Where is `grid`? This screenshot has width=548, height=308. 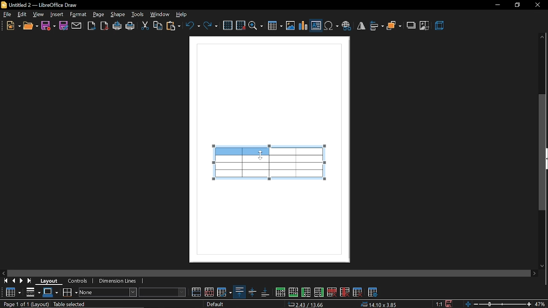
grid is located at coordinates (228, 26).